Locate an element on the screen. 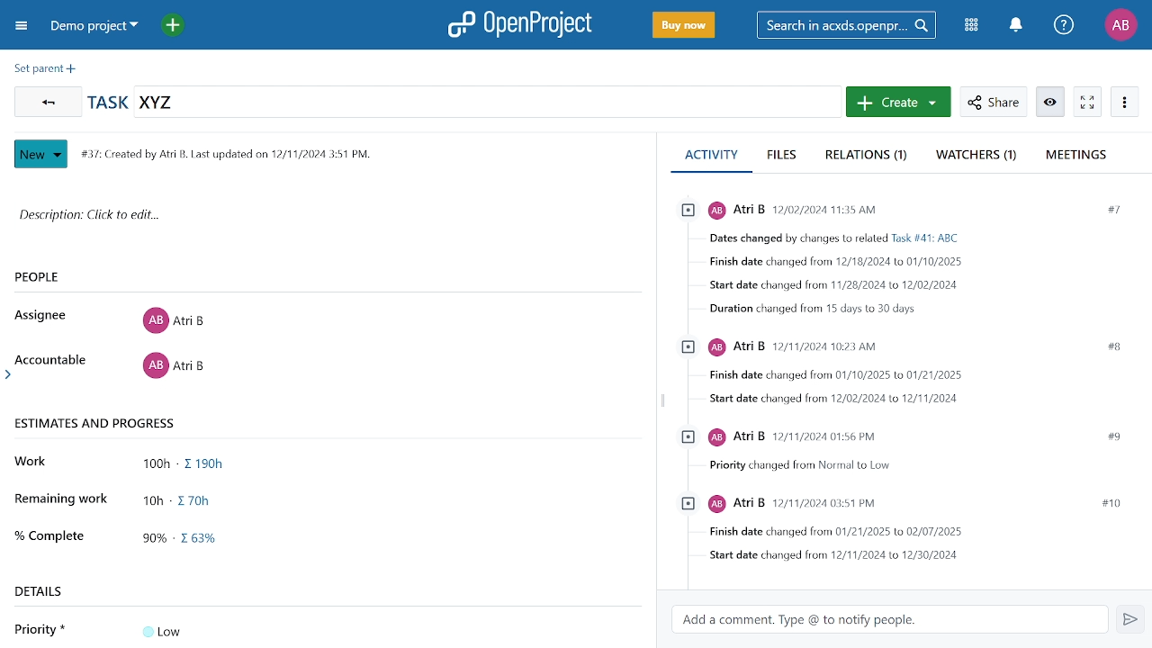 This screenshot has height=648, width=1152. More actions is located at coordinates (1125, 102).